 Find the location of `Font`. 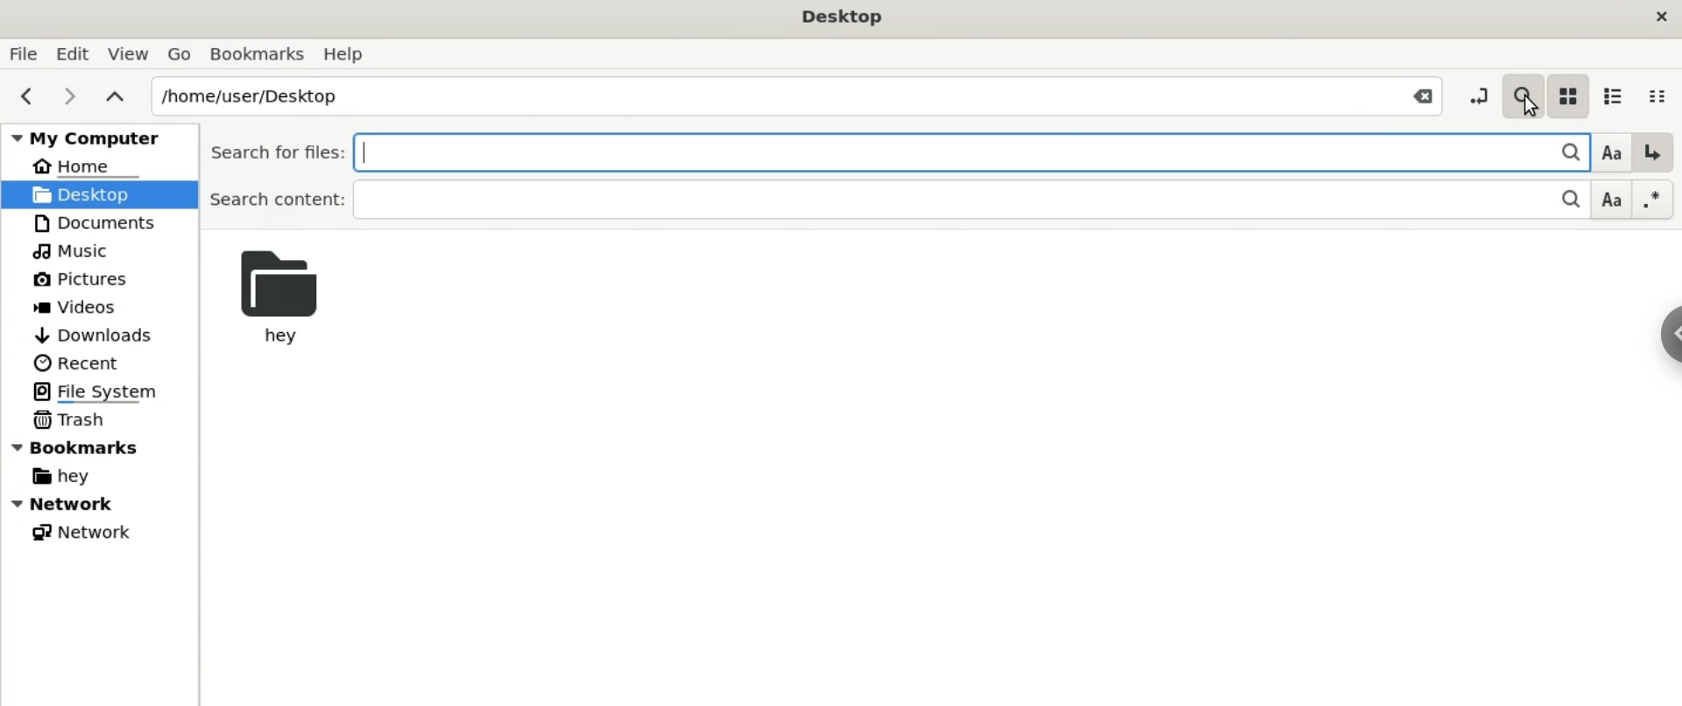

Font is located at coordinates (1608, 152).